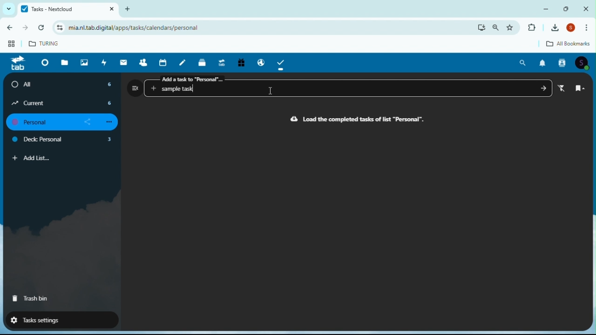 This screenshot has height=335, width=596. I want to click on Change sort order, so click(580, 89).